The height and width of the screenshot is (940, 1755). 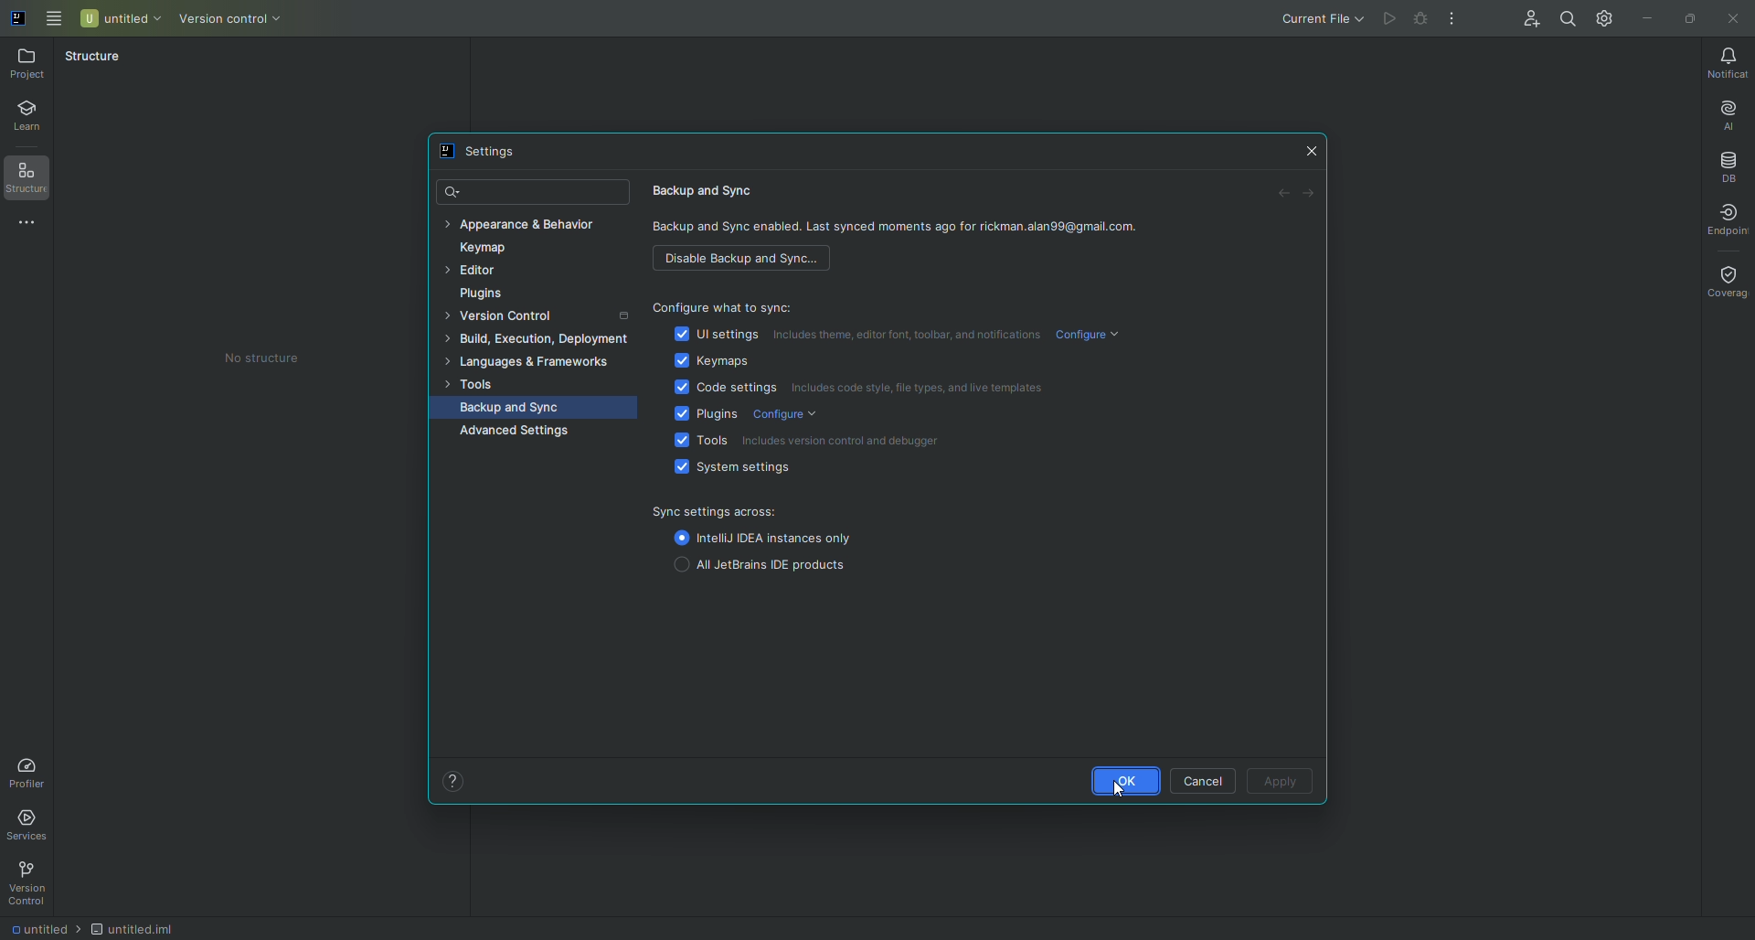 What do you see at coordinates (34, 180) in the screenshot?
I see `Structure` at bounding box center [34, 180].